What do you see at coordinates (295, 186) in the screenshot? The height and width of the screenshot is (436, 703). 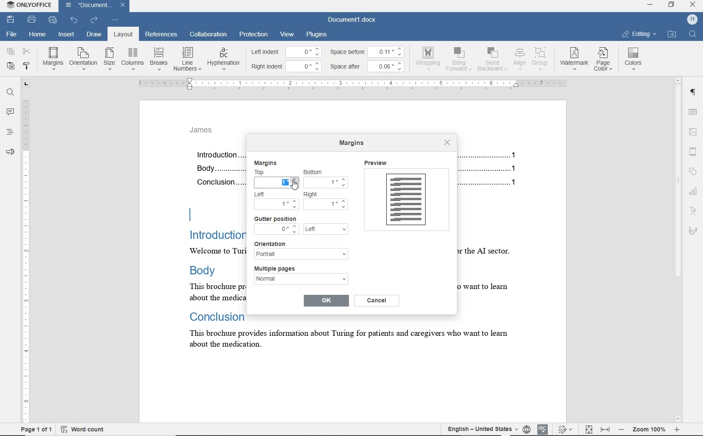 I see `cursor` at bounding box center [295, 186].